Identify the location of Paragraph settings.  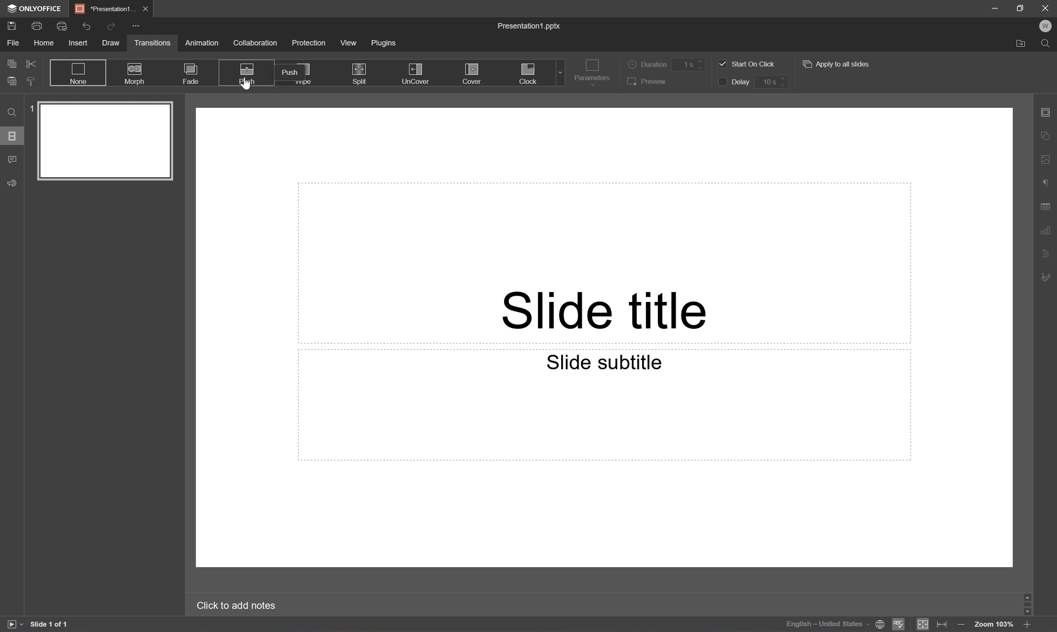
(1045, 183).